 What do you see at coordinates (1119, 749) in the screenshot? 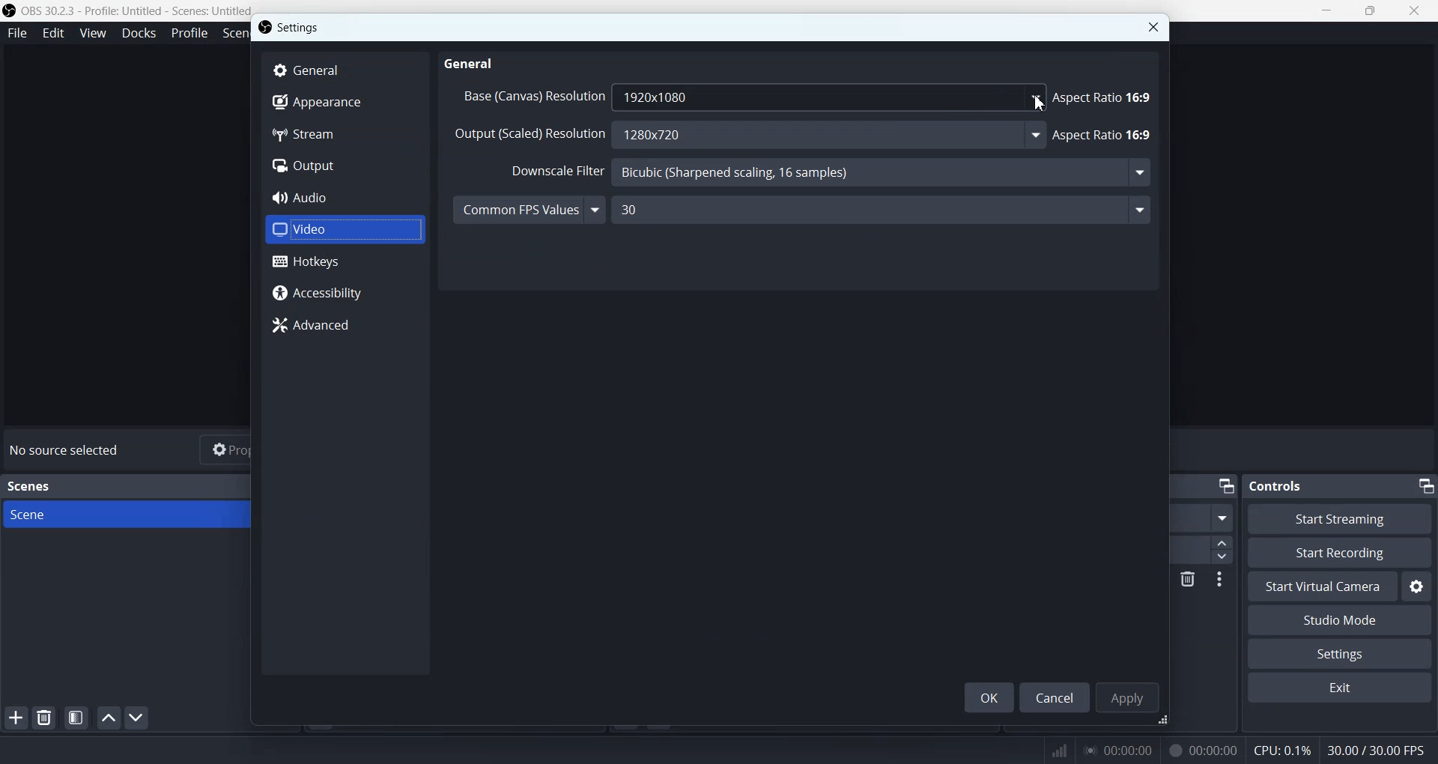
I see `00:00:00` at bounding box center [1119, 749].